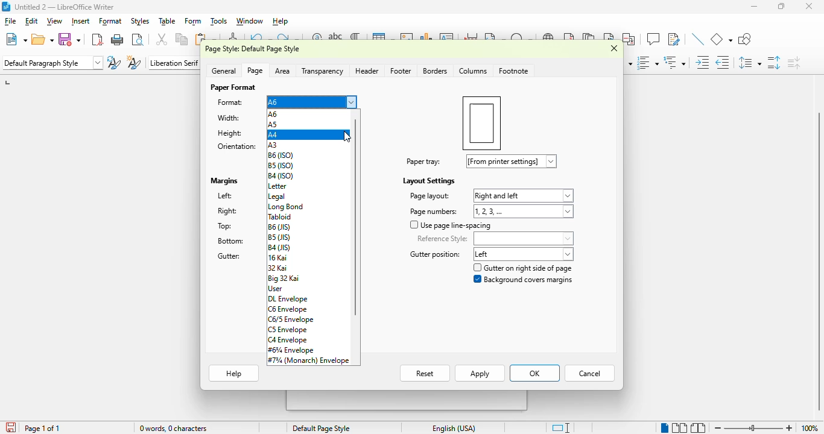 The image size is (824, 434). I want to click on reference style: , so click(495, 239).